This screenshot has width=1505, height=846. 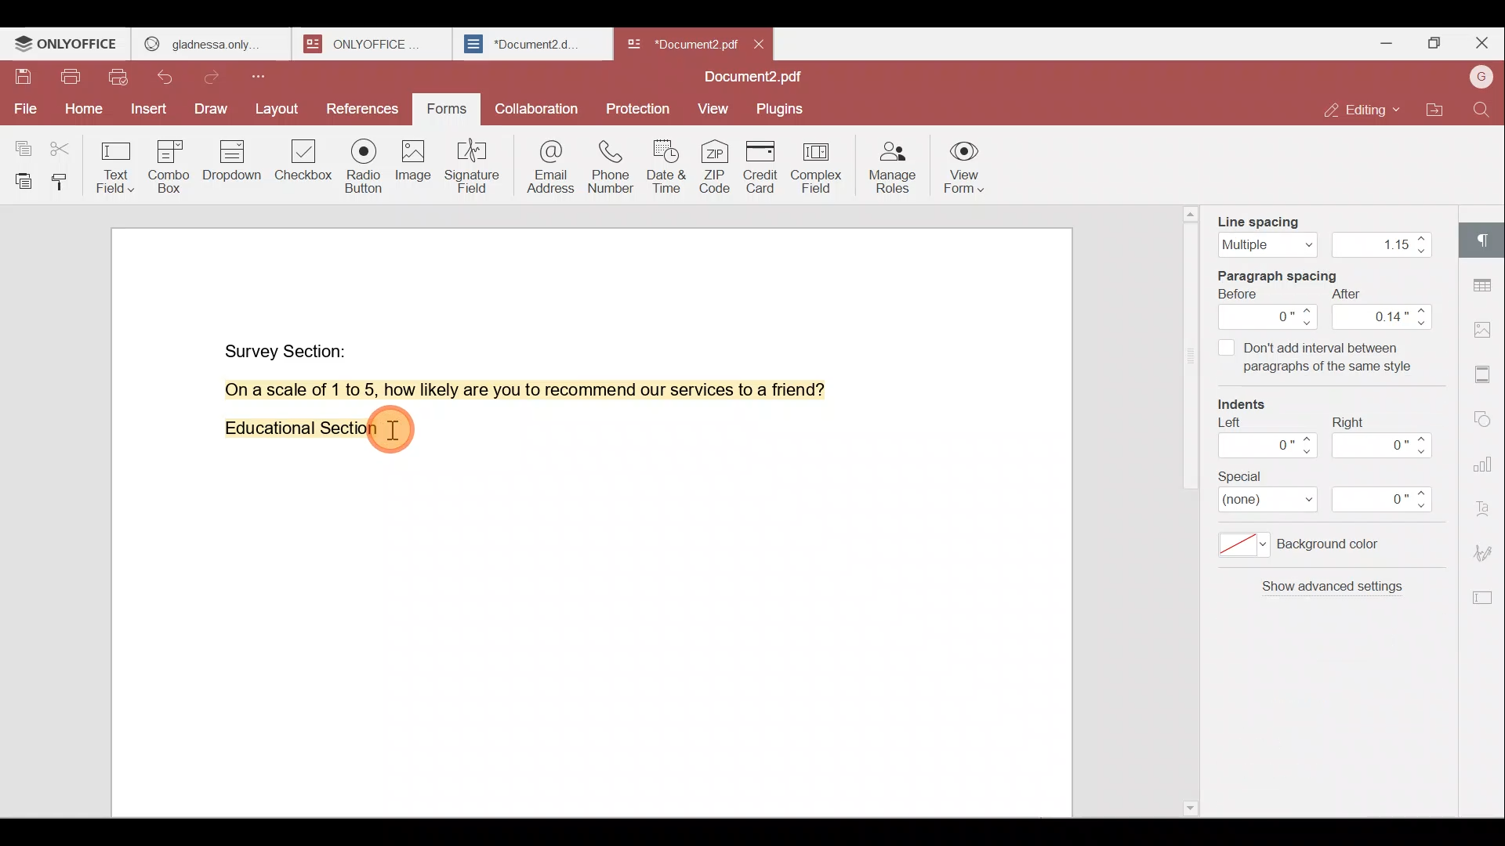 What do you see at coordinates (713, 110) in the screenshot?
I see `View` at bounding box center [713, 110].